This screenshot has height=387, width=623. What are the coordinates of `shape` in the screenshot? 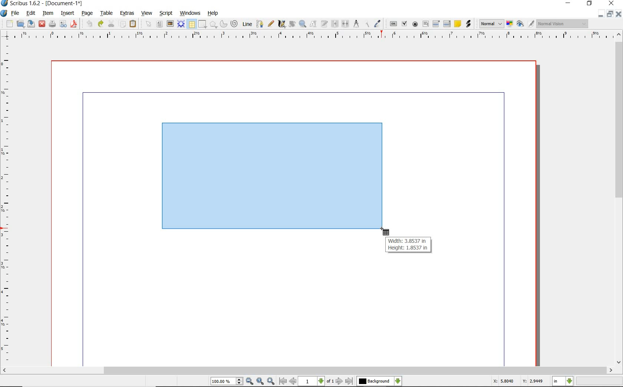 It's located at (214, 25).